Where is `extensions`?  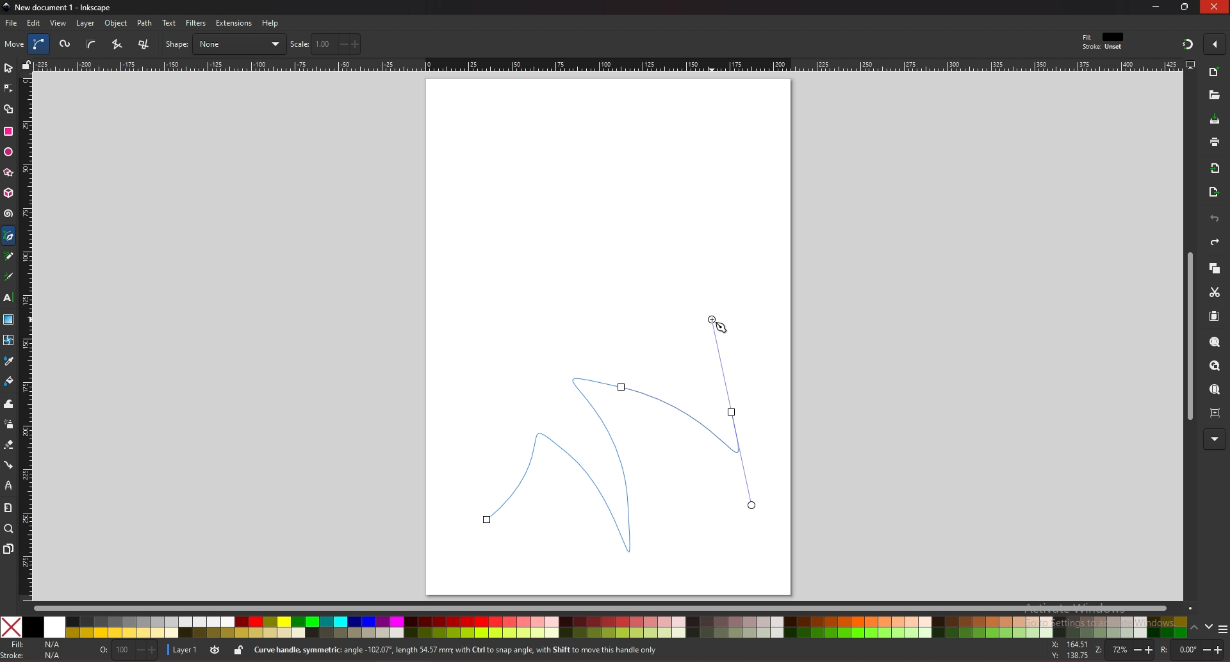 extensions is located at coordinates (233, 24).